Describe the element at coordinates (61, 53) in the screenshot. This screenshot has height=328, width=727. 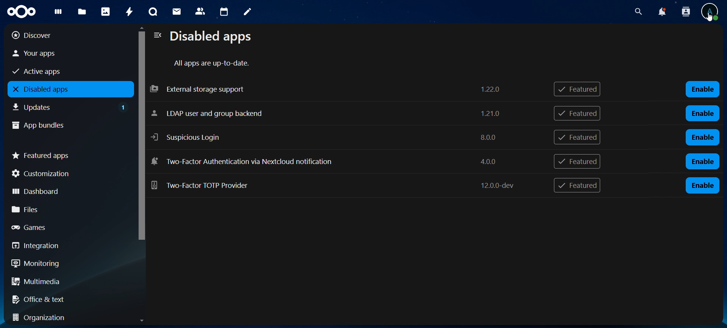
I see `your apps` at that location.